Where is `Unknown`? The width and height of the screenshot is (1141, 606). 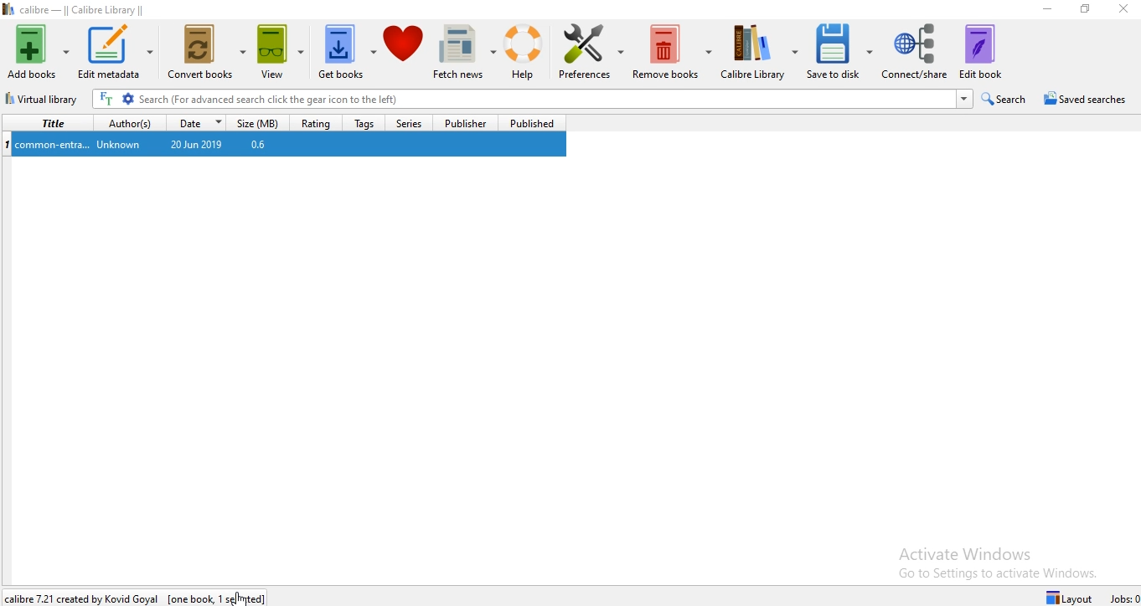
Unknown is located at coordinates (116, 145).